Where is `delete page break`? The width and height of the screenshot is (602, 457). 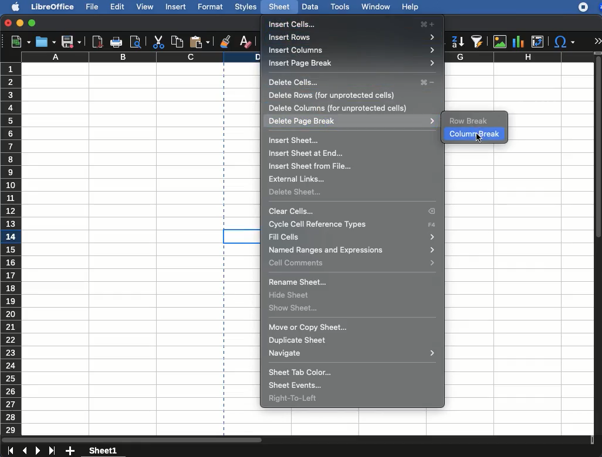
delete page break is located at coordinates (353, 121).